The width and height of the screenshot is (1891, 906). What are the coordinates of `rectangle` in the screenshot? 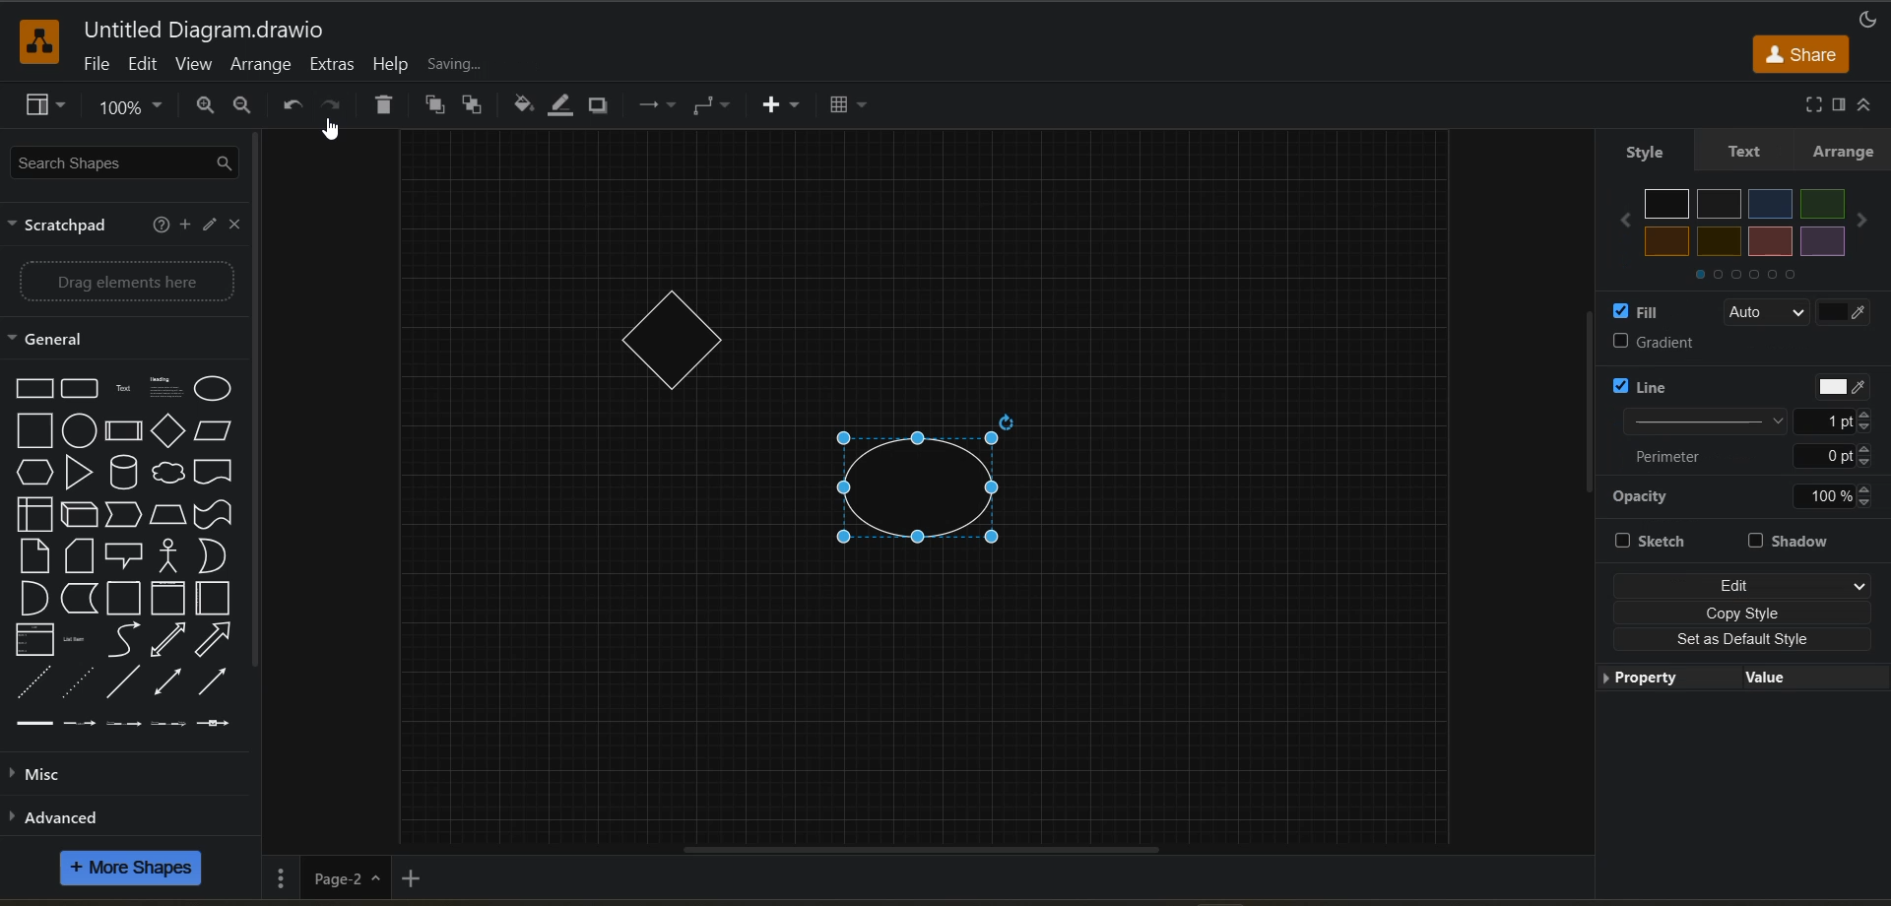 It's located at (33, 387).